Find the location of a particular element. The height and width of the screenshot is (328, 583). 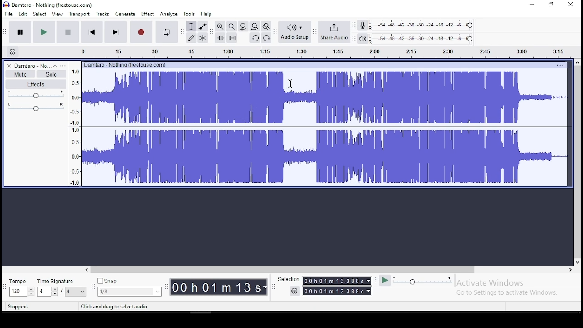

scroll right is located at coordinates (570, 270).